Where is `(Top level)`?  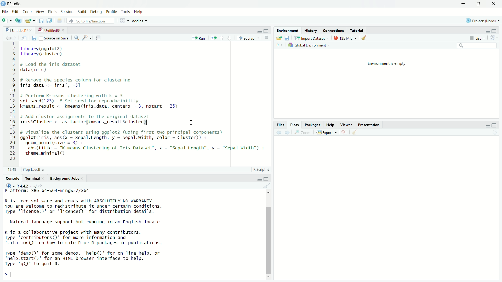 (Top level) is located at coordinates (34, 169).